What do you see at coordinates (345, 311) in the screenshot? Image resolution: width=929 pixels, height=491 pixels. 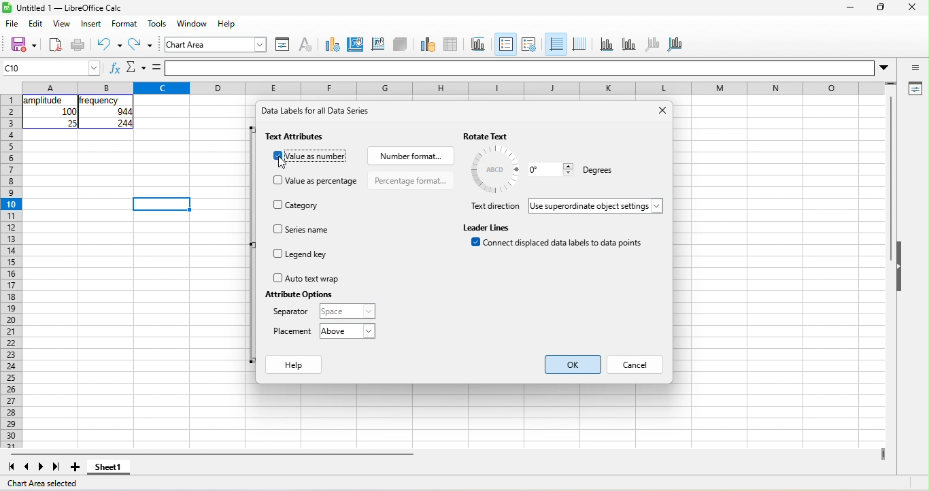 I see `space` at bounding box center [345, 311].